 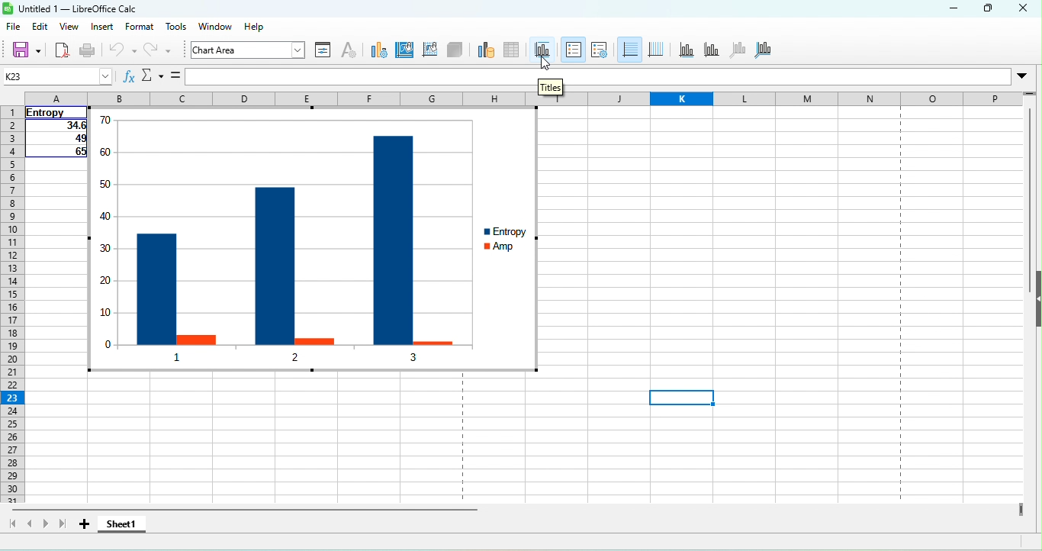 What do you see at coordinates (156, 288) in the screenshot?
I see `entropy 1` at bounding box center [156, 288].